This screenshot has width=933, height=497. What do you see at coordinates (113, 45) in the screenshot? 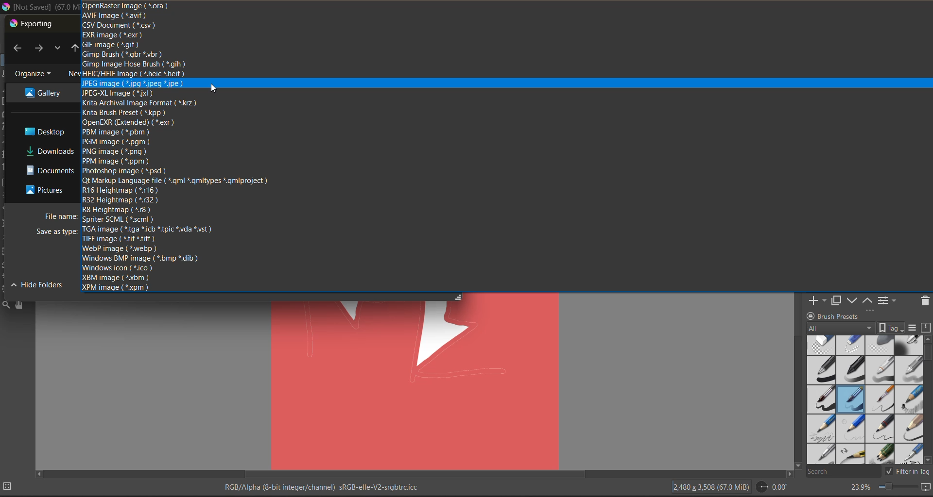
I see `gif image` at bounding box center [113, 45].